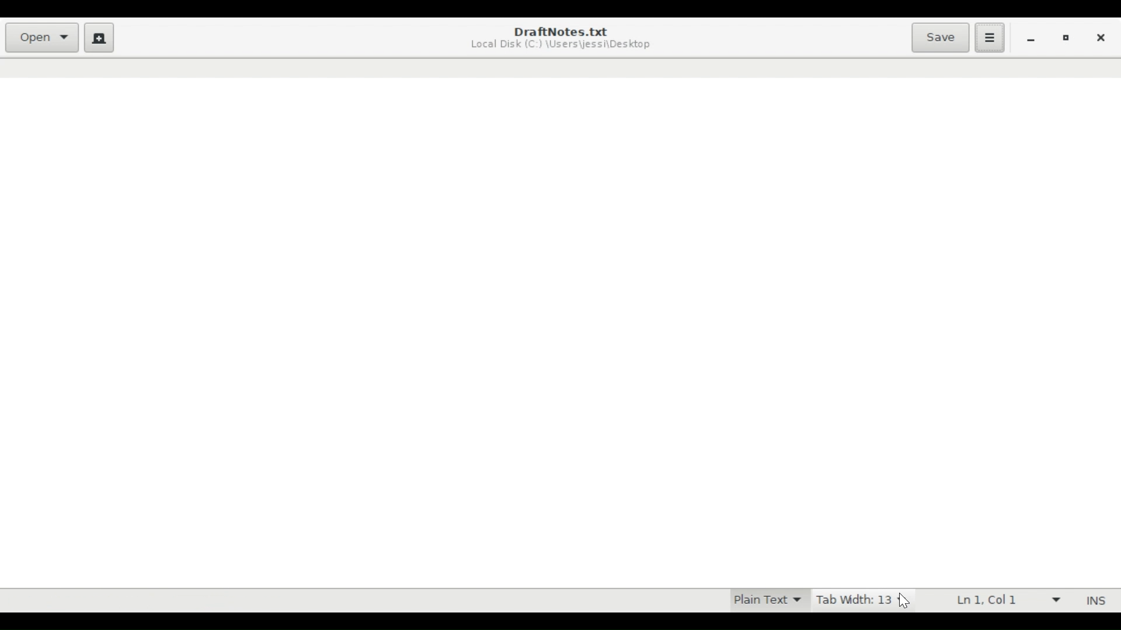  I want to click on cursor, so click(905, 601).